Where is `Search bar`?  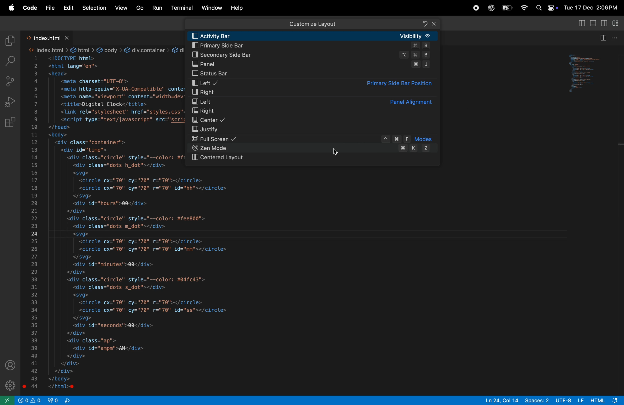
Search bar is located at coordinates (313, 24).